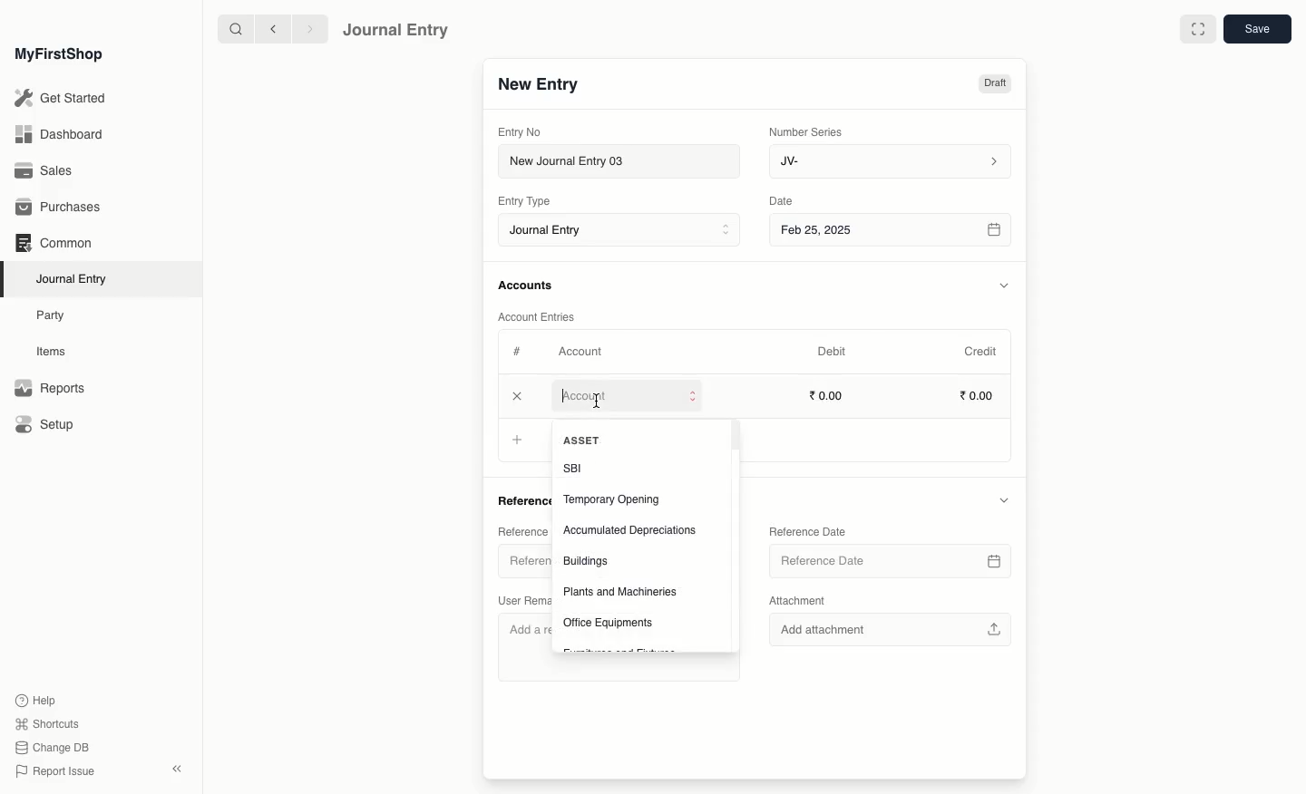 The height and width of the screenshot is (794, 1306). I want to click on Collapse, so click(177, 769).